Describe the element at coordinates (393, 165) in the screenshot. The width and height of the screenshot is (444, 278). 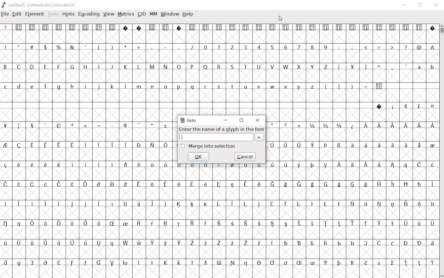
I see `Symbol` at that location.